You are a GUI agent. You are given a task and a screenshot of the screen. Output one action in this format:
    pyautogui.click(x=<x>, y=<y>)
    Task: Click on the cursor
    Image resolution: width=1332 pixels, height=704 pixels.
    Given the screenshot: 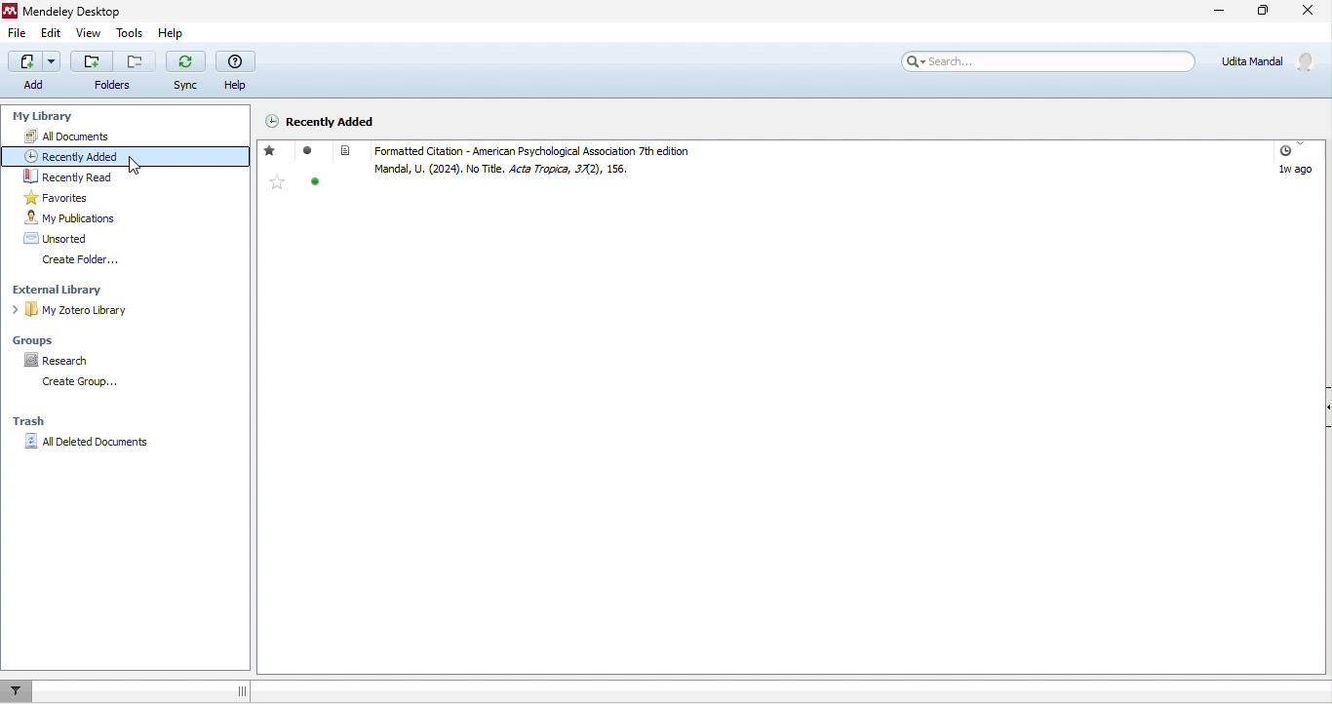 What is the action you would take?
    pyautogui.click(x=136, y=167)
    